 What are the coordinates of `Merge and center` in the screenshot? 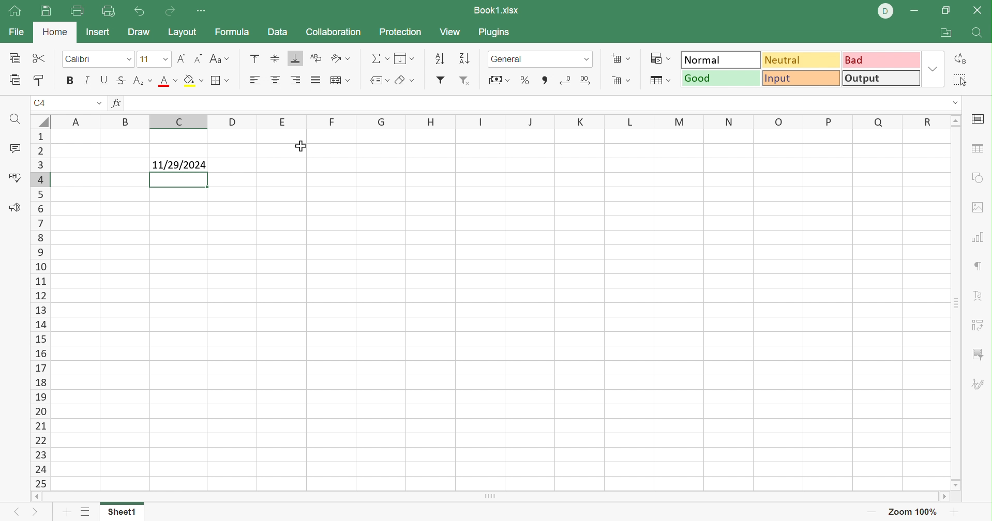 It's located at (341, 80).